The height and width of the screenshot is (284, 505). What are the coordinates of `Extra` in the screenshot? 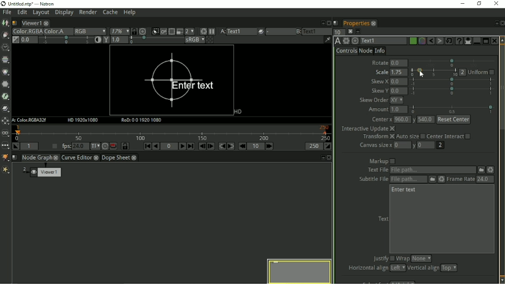 It's located at (5, 171).